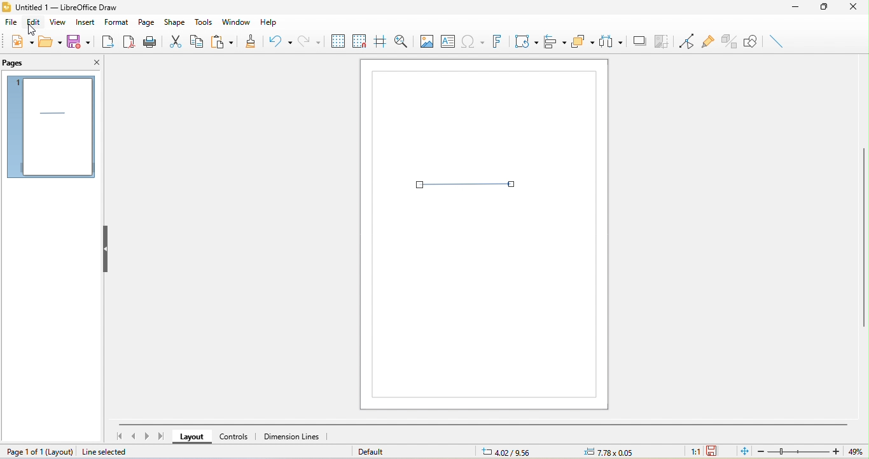 This screenshot has width=869, height=459. I want to click on the document has not been modified since the last save, so click(714, 451).